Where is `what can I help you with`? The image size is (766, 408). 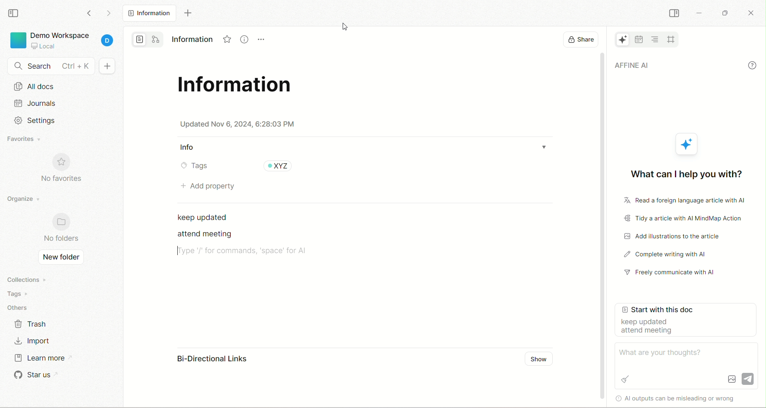 what can I help you with is located at coordinates (685, 172).